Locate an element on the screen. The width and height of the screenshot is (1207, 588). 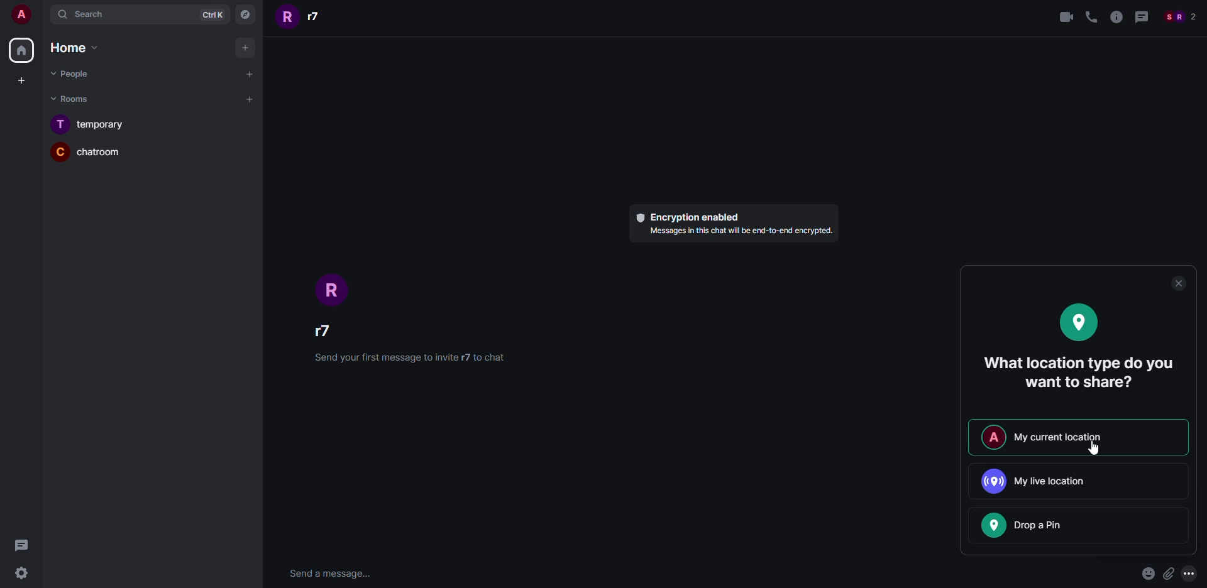
Encryption enabled is located at coordinates (688, 217).